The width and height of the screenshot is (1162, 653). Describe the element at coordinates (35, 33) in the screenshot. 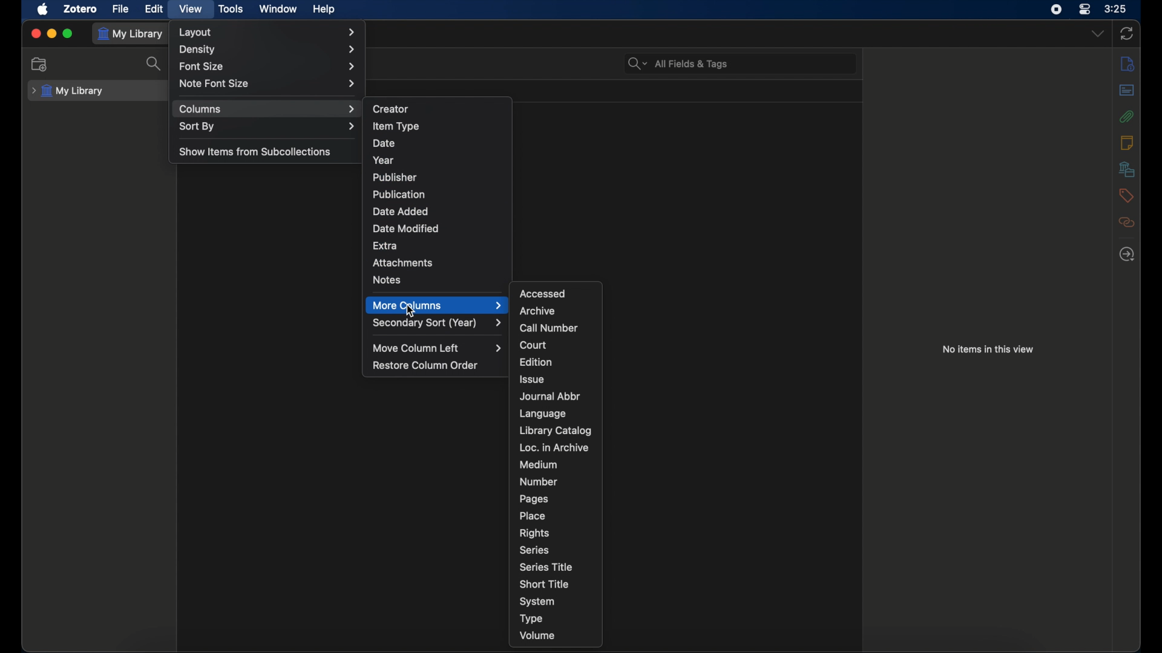

I see `close` at that location.